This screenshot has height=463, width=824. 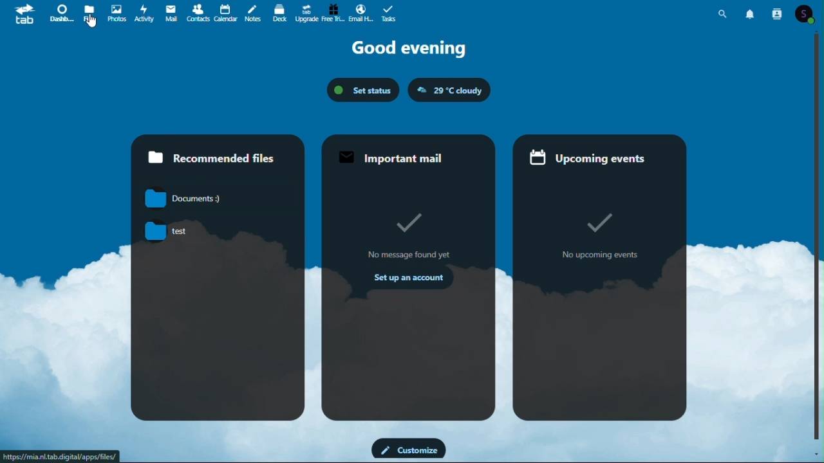 I want to click on files, so click(x=89, y=15).